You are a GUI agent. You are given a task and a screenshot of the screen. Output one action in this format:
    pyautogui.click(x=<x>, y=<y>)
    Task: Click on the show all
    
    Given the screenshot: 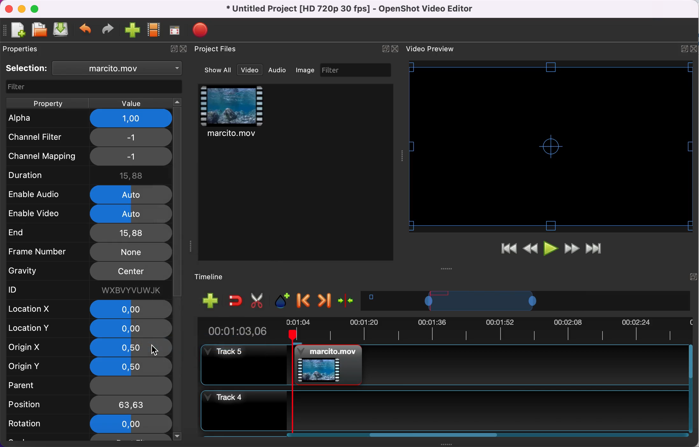 What is the action you would take?
    pyautogui.click(x=219, y=70)
    